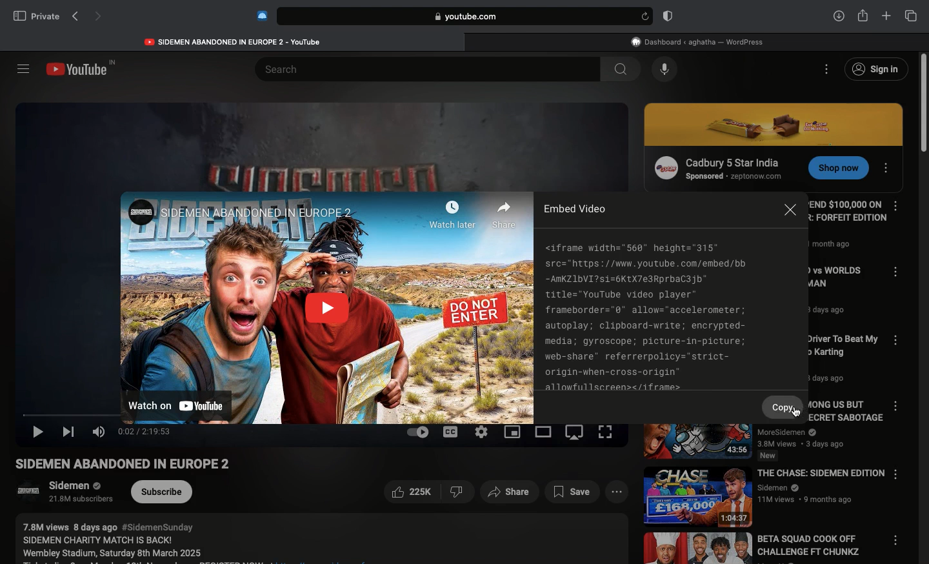 The width and height of the screenshot is (929, 564). Describe the element at coordinates (790, 212) in the screenshot. I see `Close` at that location.